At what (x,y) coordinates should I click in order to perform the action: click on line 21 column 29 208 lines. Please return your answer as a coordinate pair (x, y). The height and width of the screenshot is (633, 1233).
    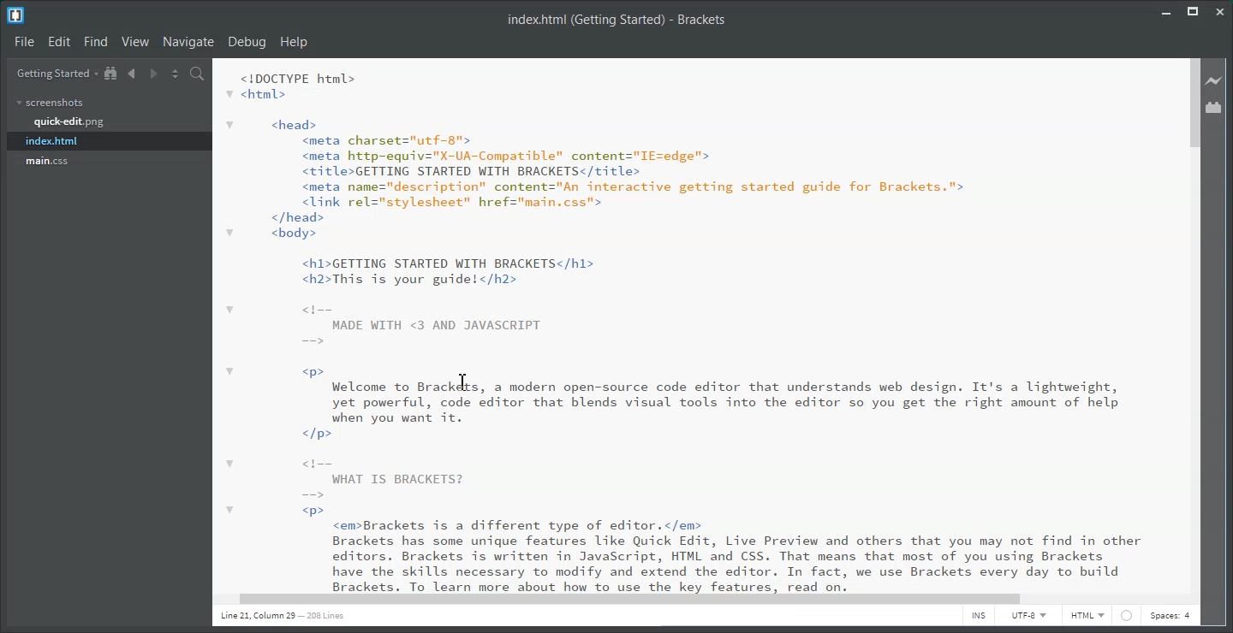
    Looking at the image, I should click on (283, 615).